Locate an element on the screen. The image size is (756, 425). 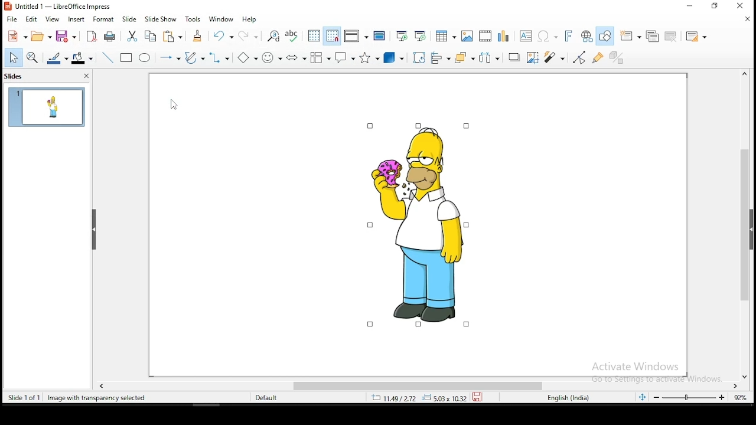
slide show is located at coordinates (129, 19).